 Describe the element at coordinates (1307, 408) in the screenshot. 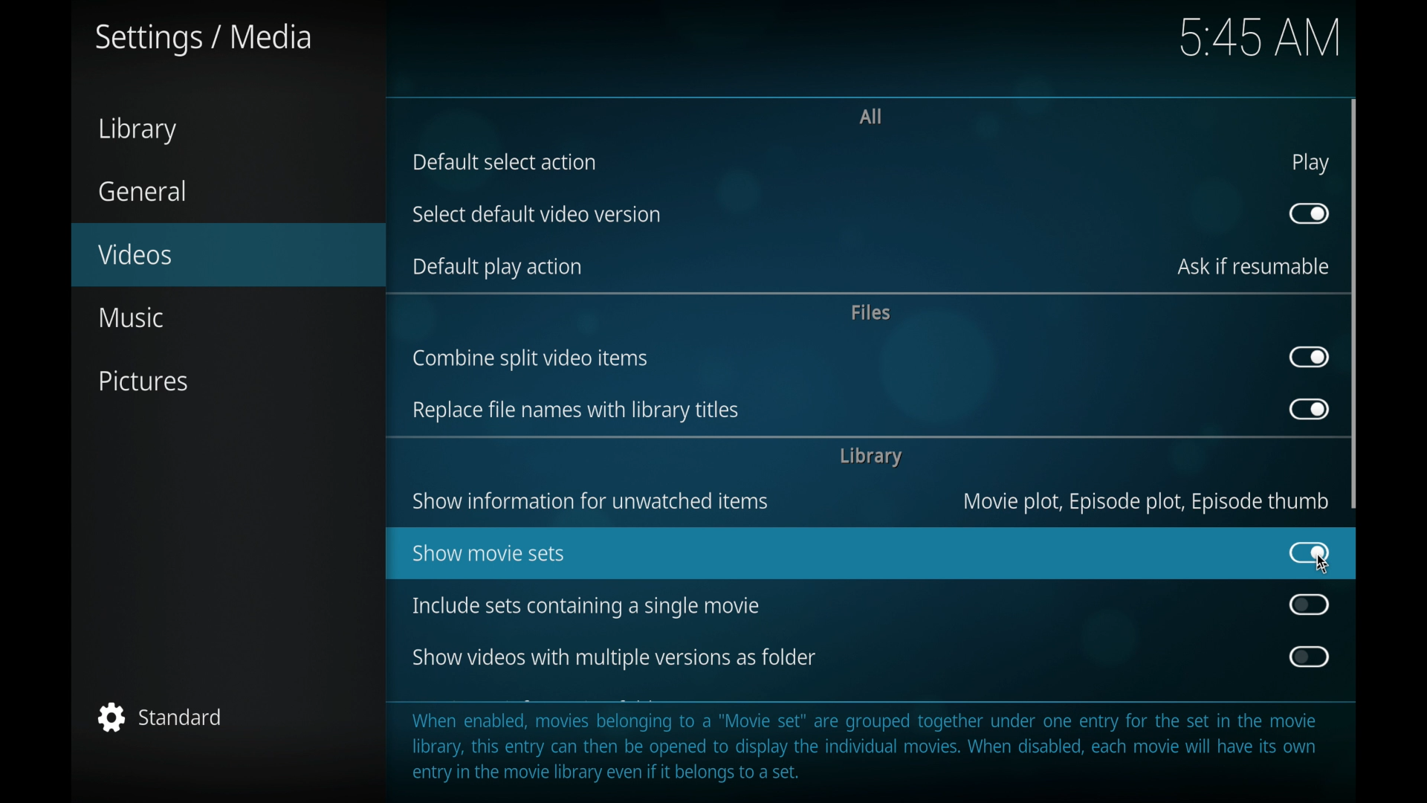

I see `toggle button` at that location.